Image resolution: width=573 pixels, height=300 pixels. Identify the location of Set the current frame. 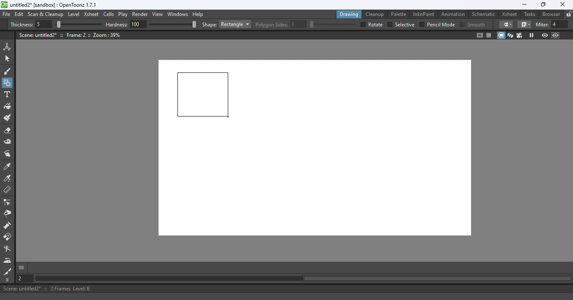
(24, 278).